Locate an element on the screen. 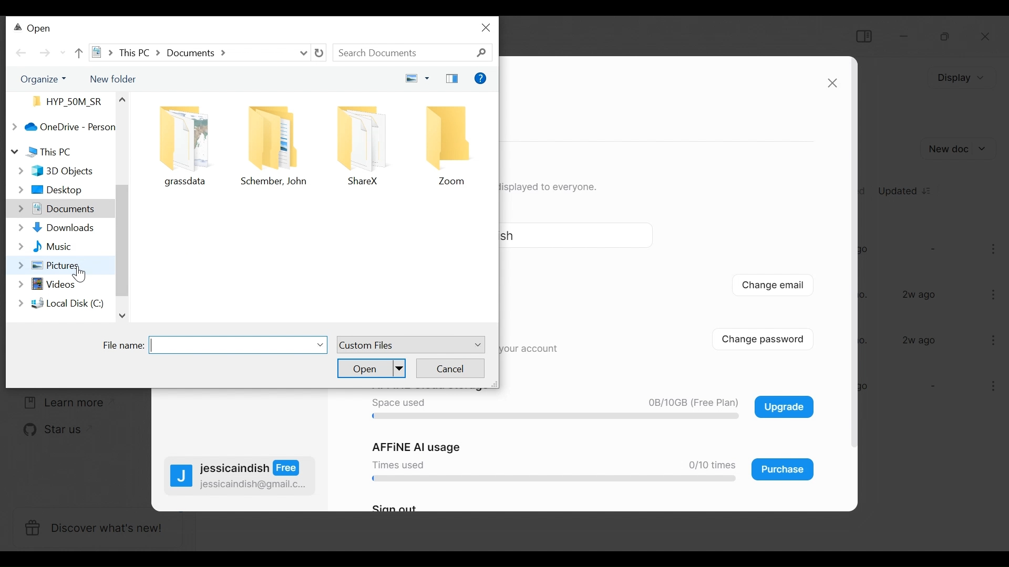 This screenshot has height=567, width=1009. Videos is located at coordinates (46, 287).